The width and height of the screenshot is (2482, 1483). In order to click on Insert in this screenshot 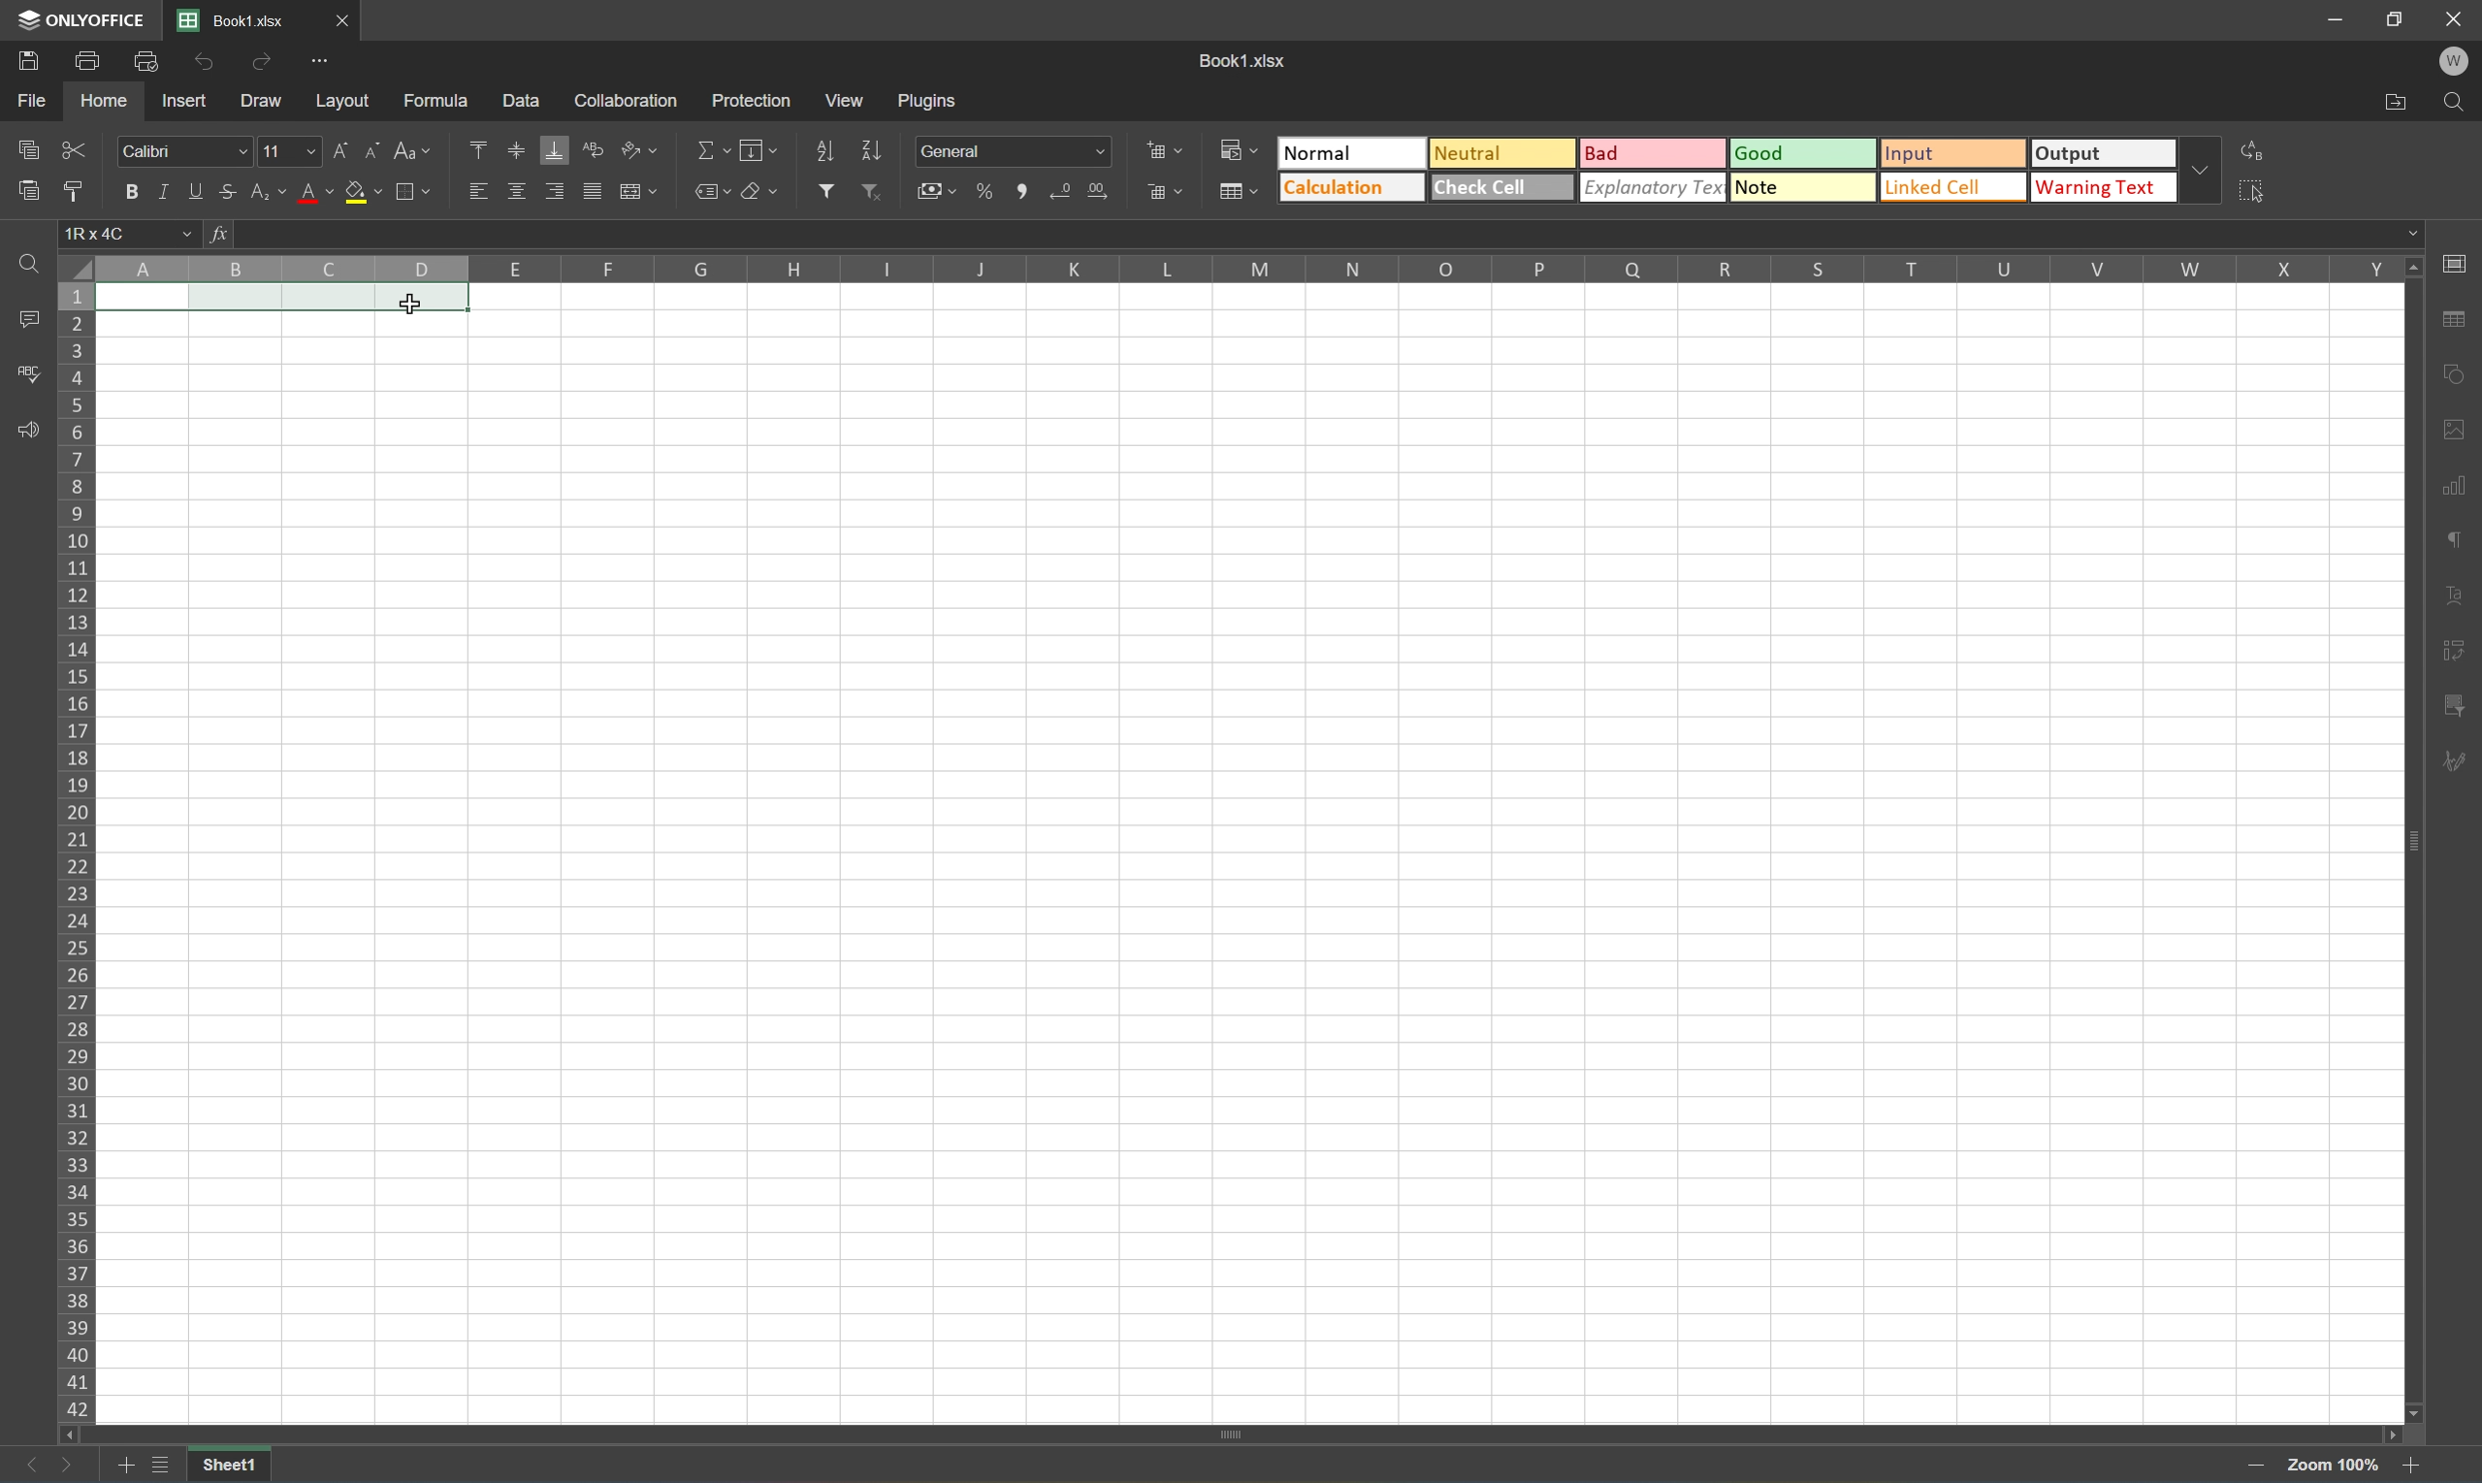, I will do `click(184, 105)`.